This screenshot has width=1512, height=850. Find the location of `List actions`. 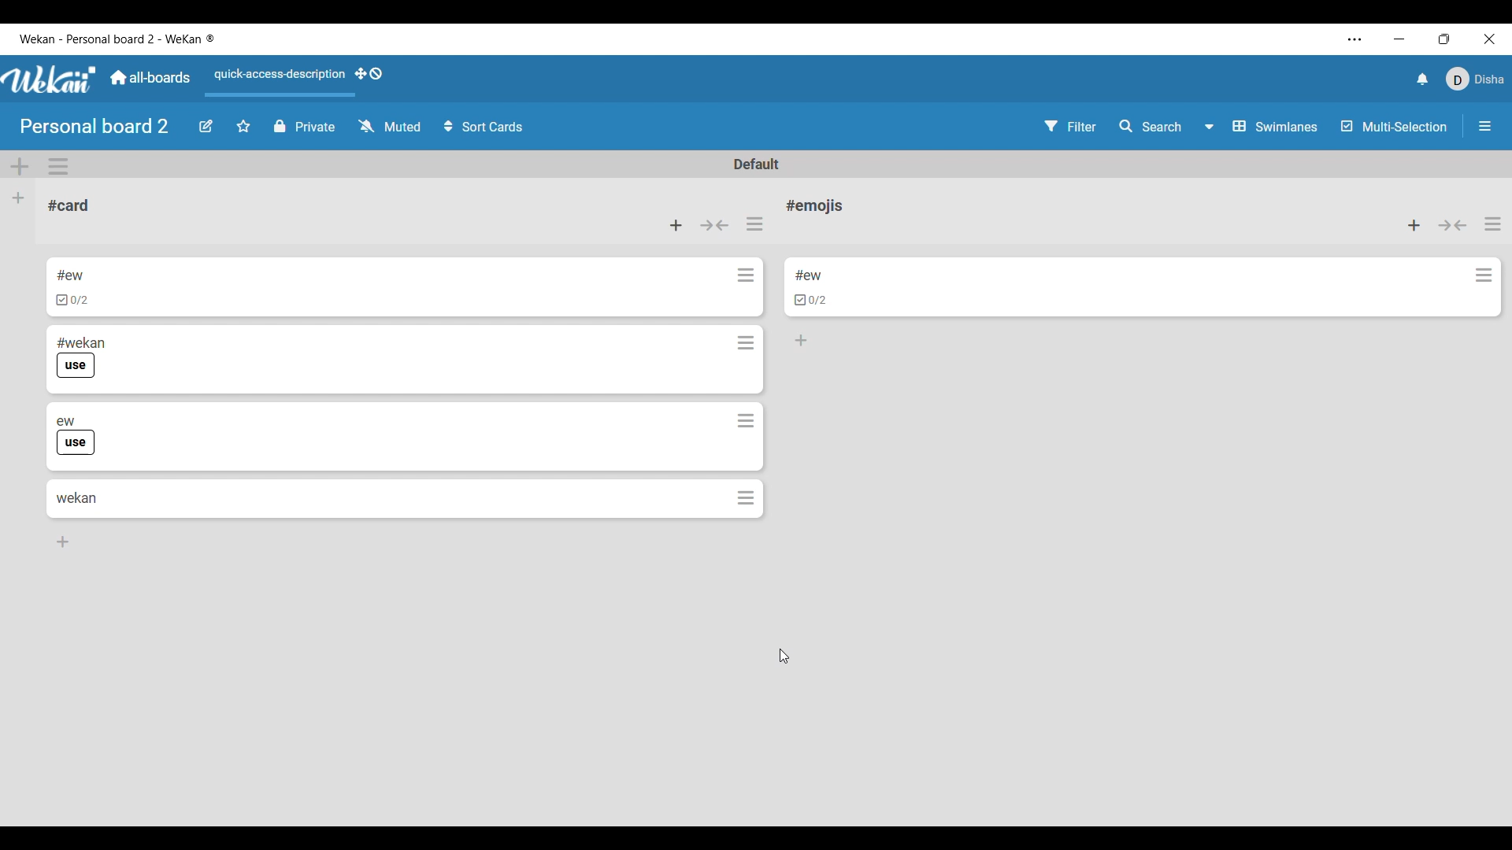

List actions is located at coordinates (1493, 224).